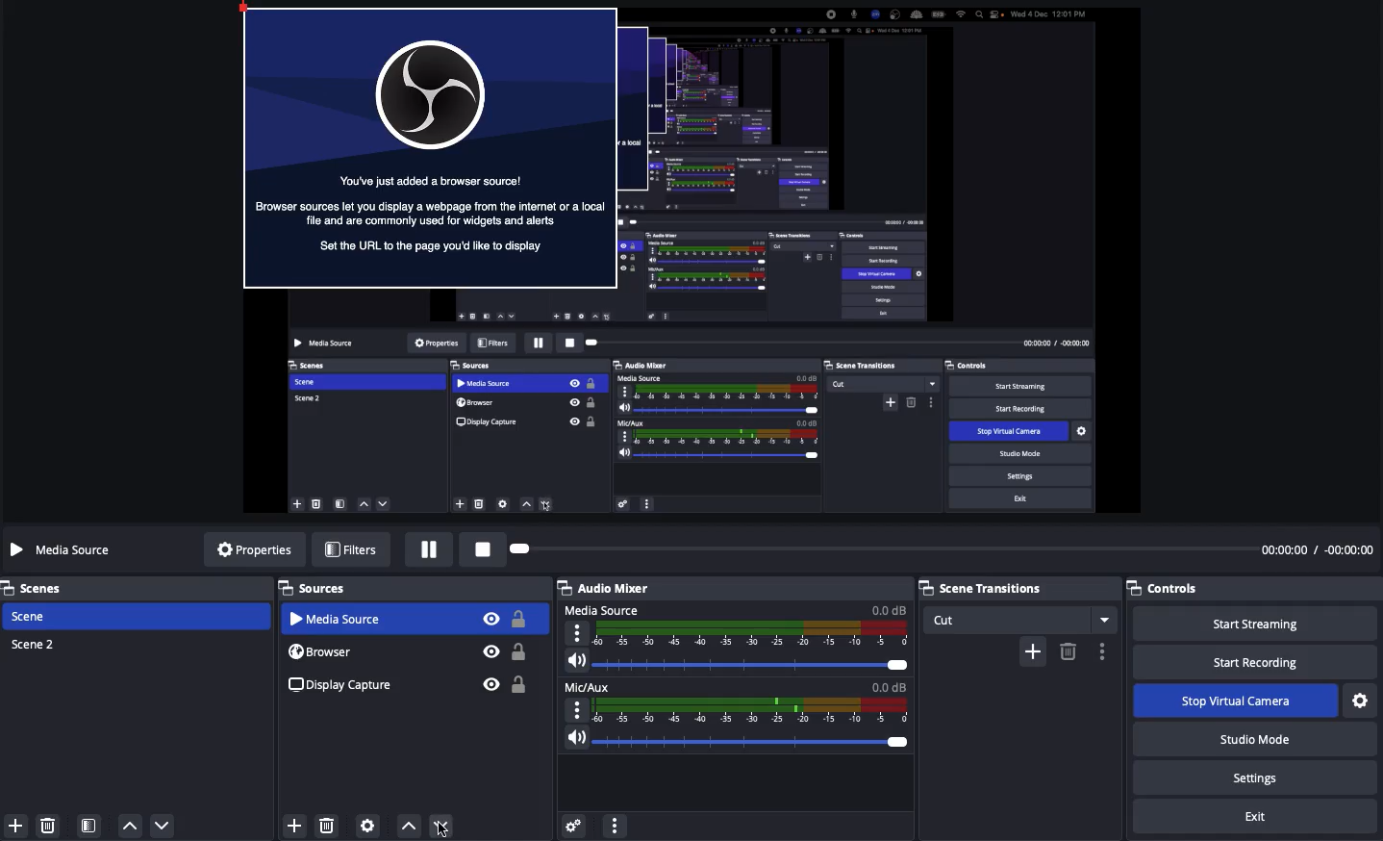 The width and height of the screenshot is (1383, 841). I want to click on Add, so click(1033, 652).